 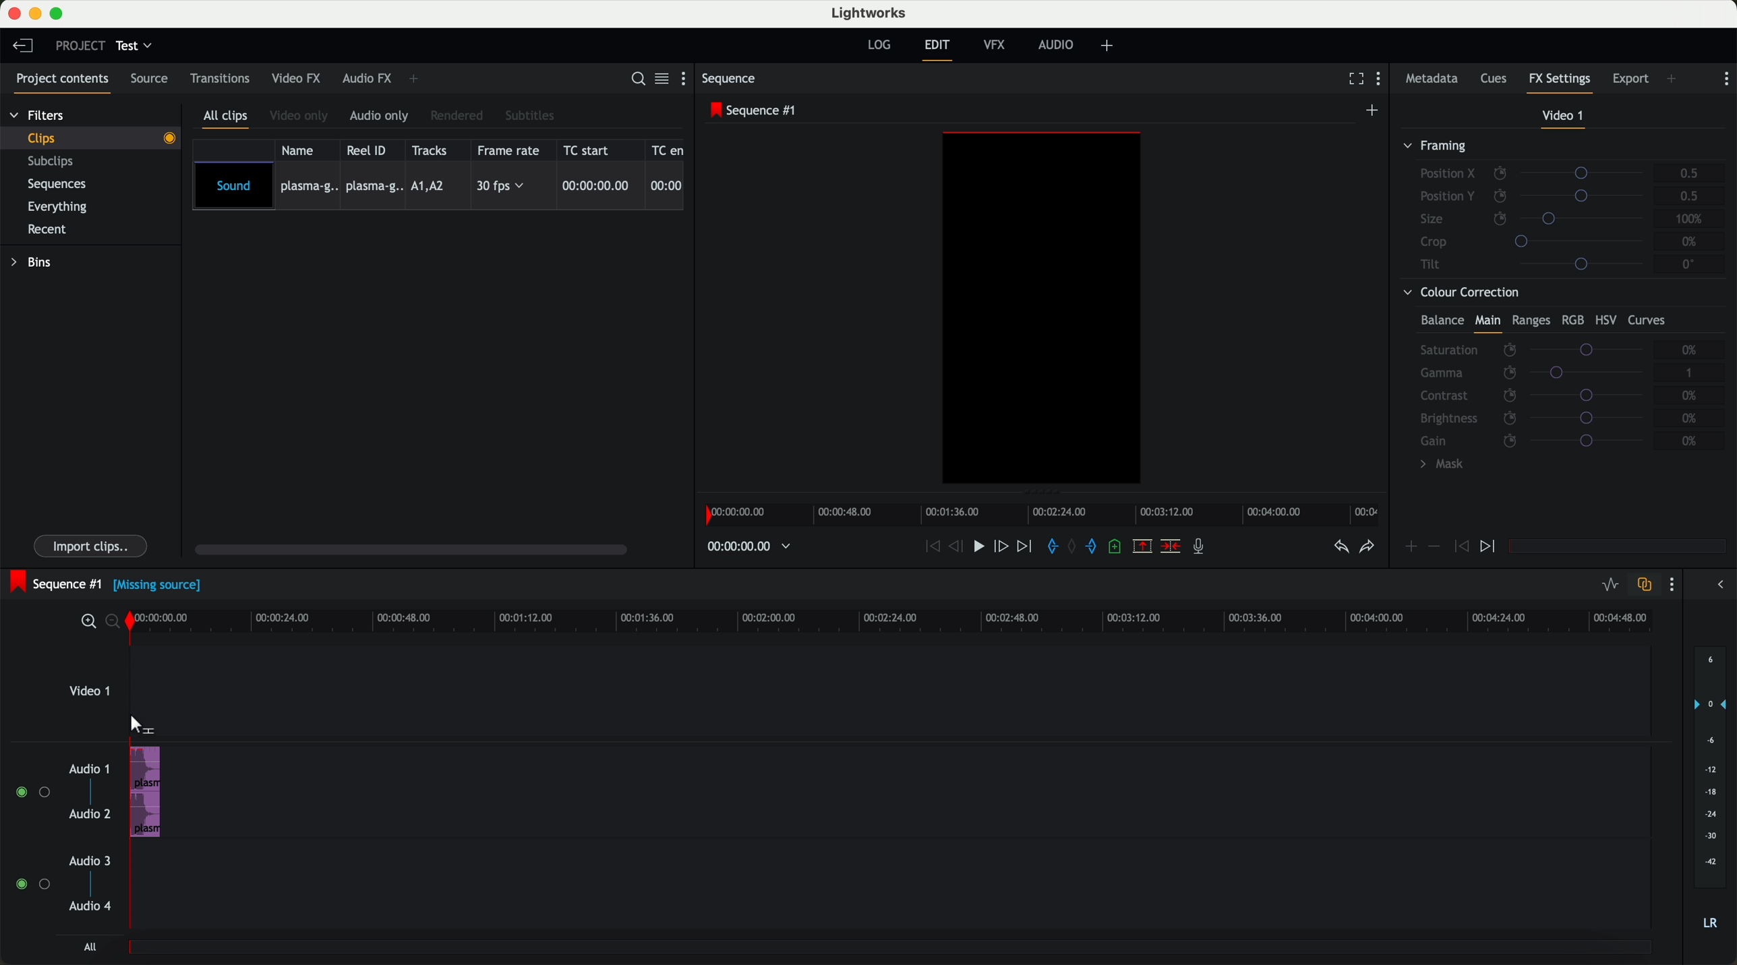 What do you see at coordinates (668, 149) in the screenshot?
I see `TC en` at bounding box center [668, 149].